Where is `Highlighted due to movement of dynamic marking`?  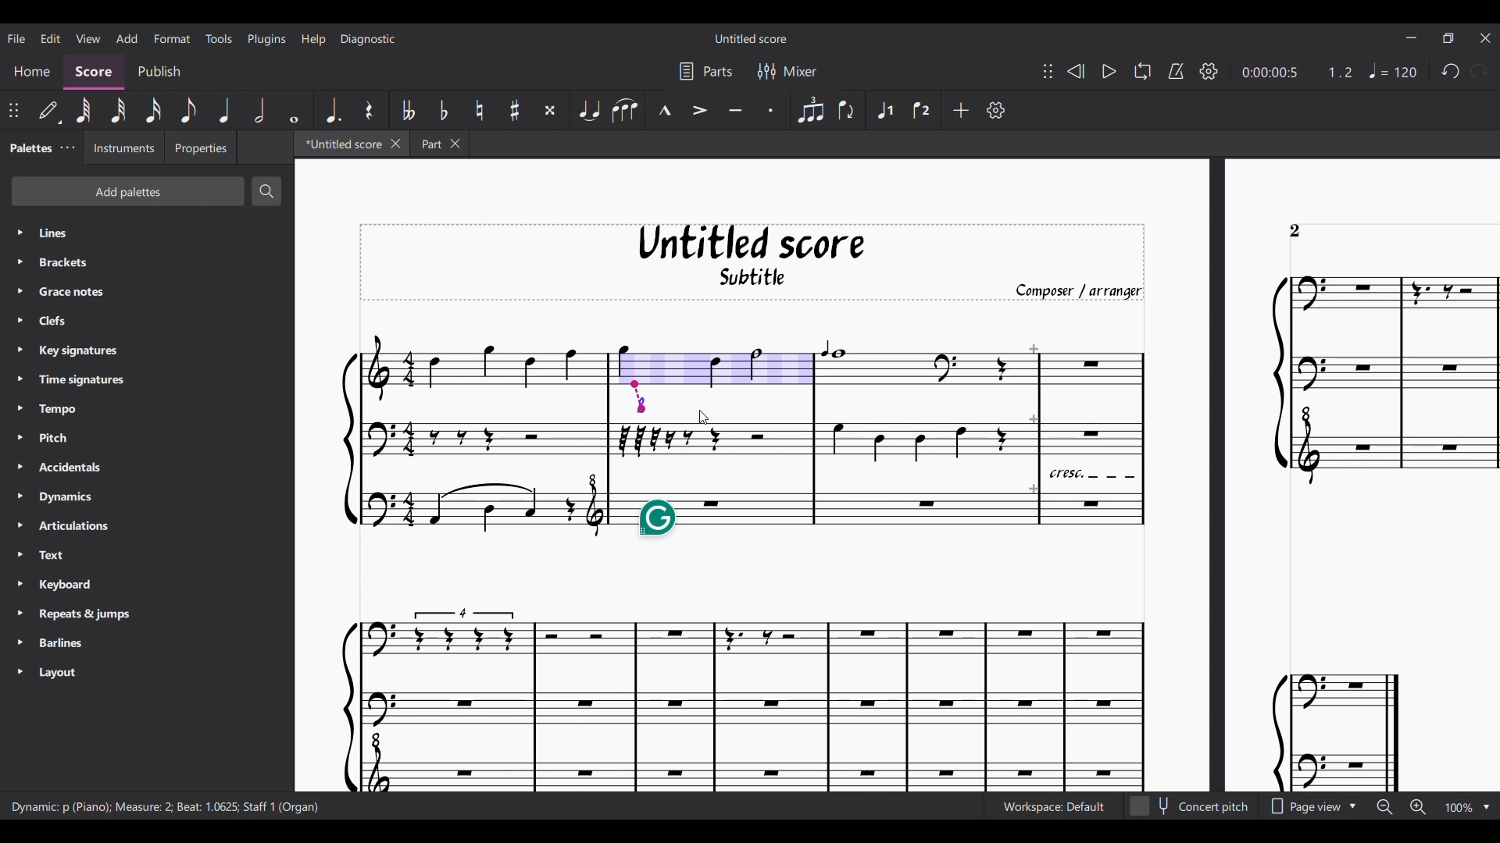
Highlighted due to movement of dynamic marking is located at coordinates (712, 366).